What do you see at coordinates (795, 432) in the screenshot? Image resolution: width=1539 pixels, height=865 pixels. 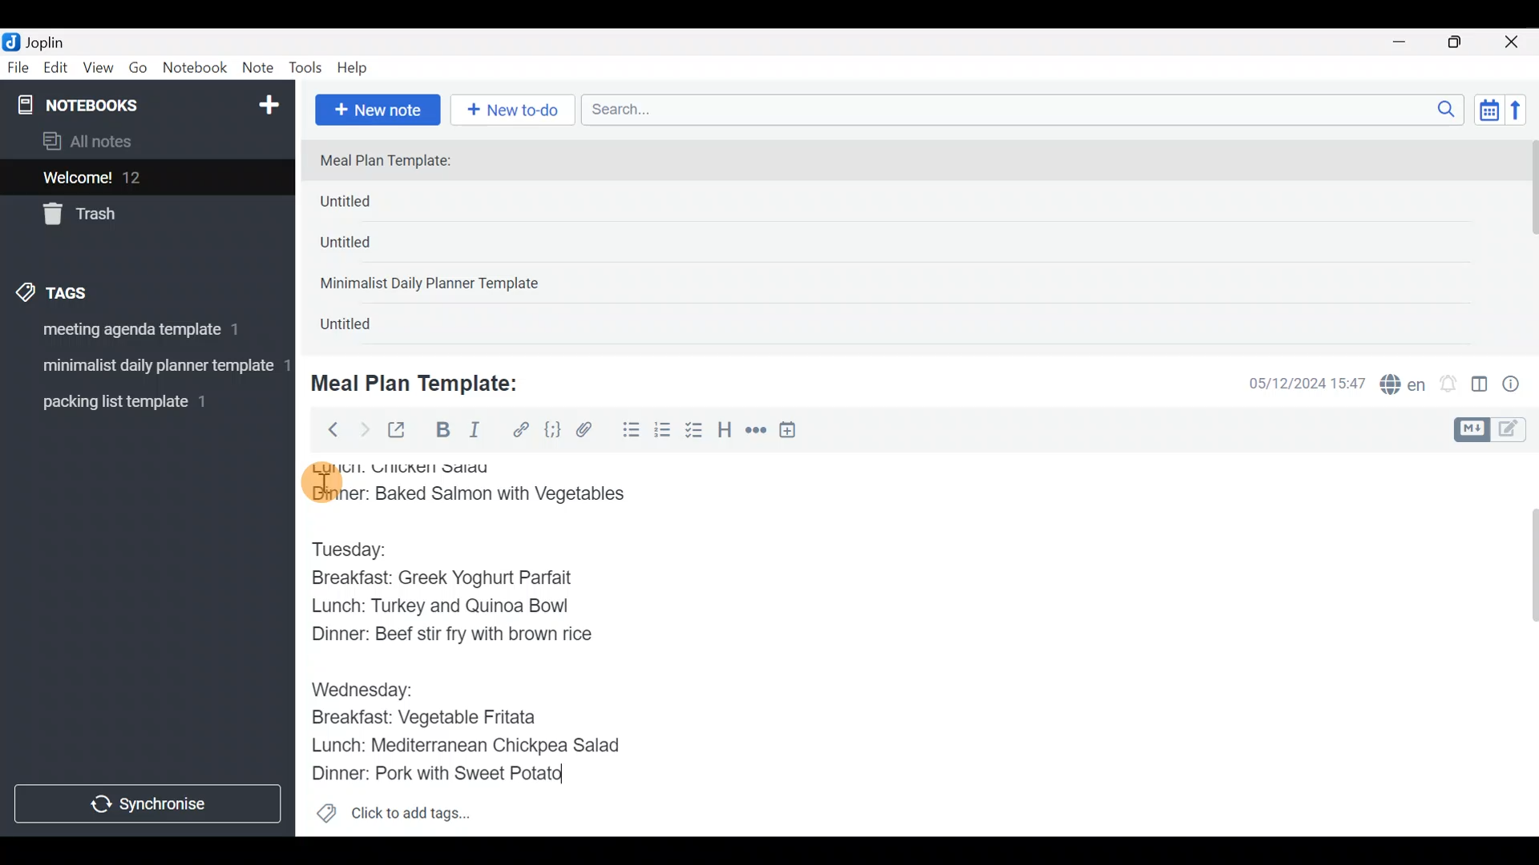 I see `Insert time` at bounding box center [795, 432].